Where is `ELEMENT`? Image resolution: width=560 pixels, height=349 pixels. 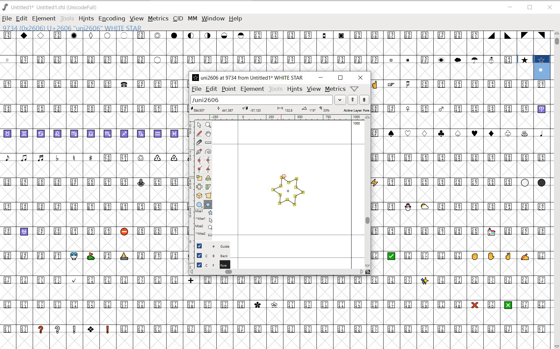 ELEMENT is located at coordinates (252, 90).